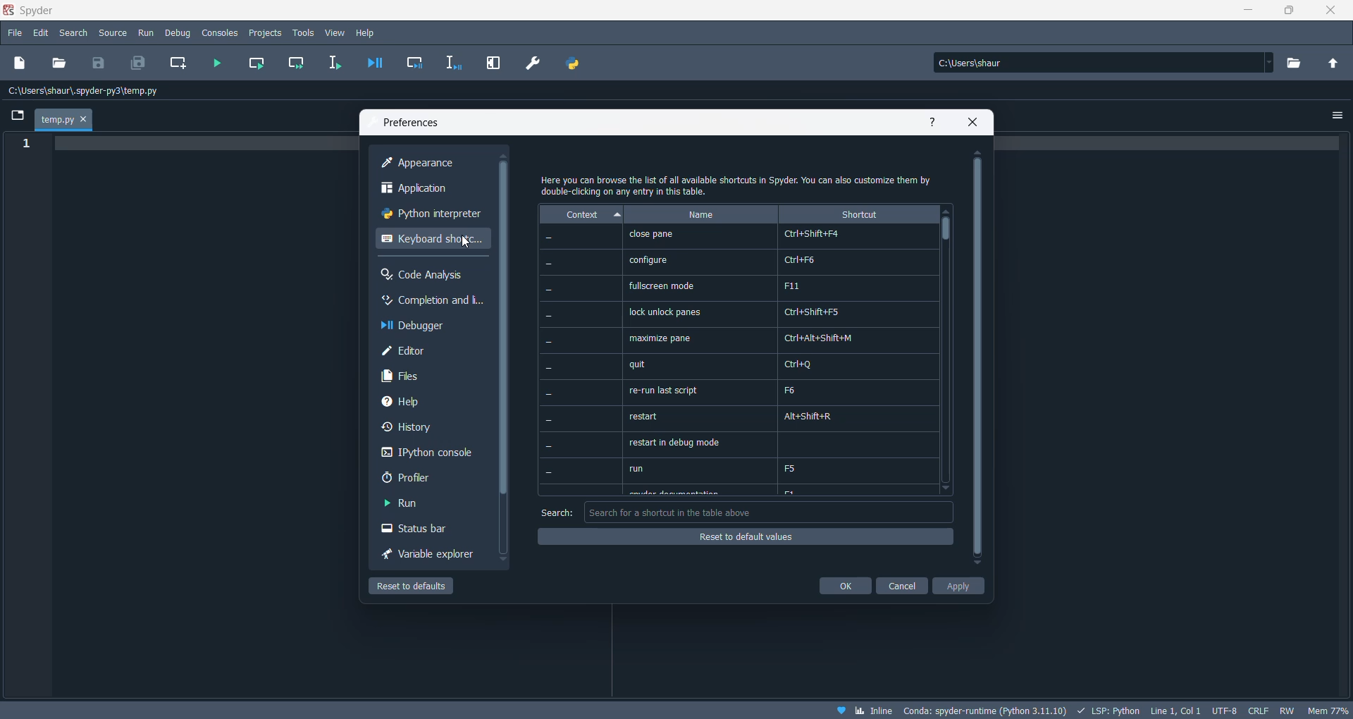 The width and height of the screenshot is (1353, 719). Describe the element at coordinates (373, 62) in the screenshot. I see `debug file` at that location.